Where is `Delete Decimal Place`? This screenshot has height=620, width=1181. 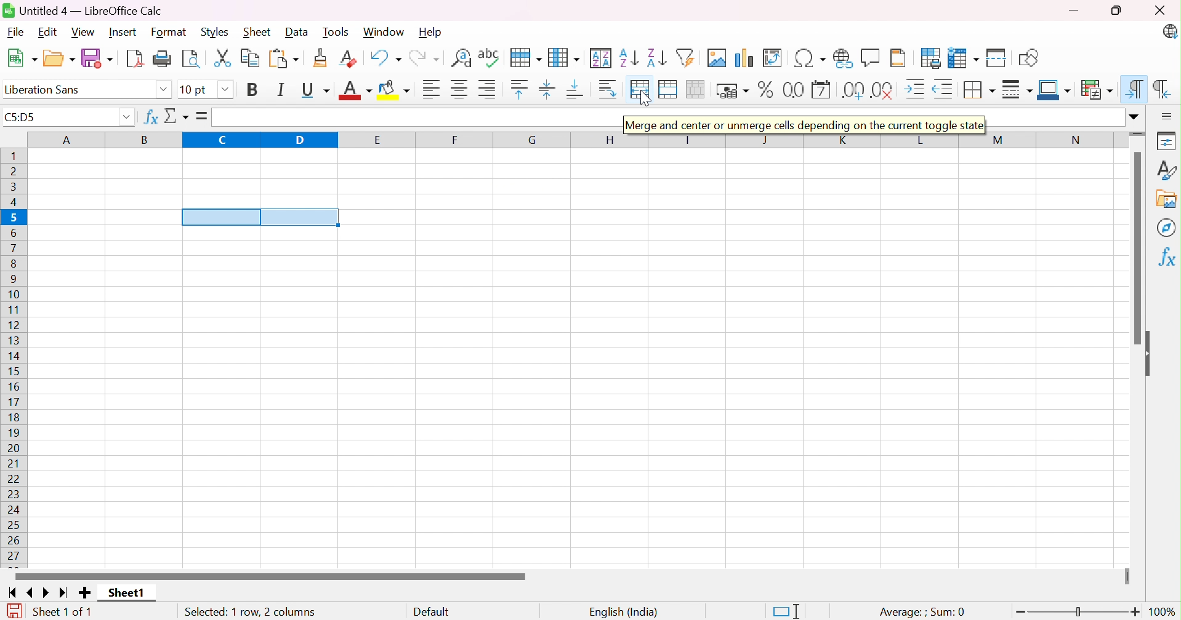
Delete Decimal Place is located at coordinates (885, 89).